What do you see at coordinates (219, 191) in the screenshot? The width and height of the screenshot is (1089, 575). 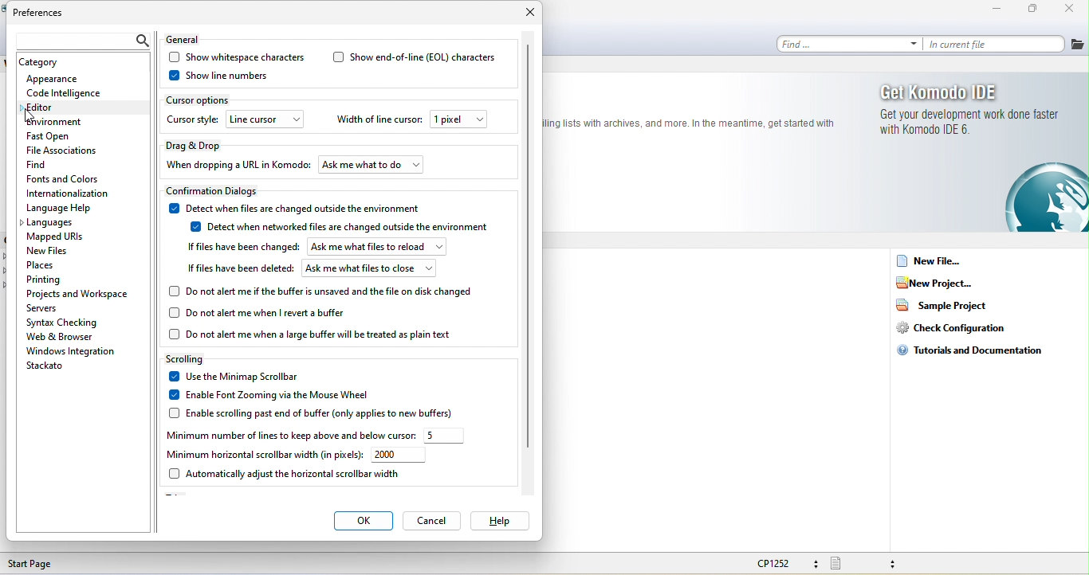 I see `conformation dialogs` at bounding box center [219, 191].